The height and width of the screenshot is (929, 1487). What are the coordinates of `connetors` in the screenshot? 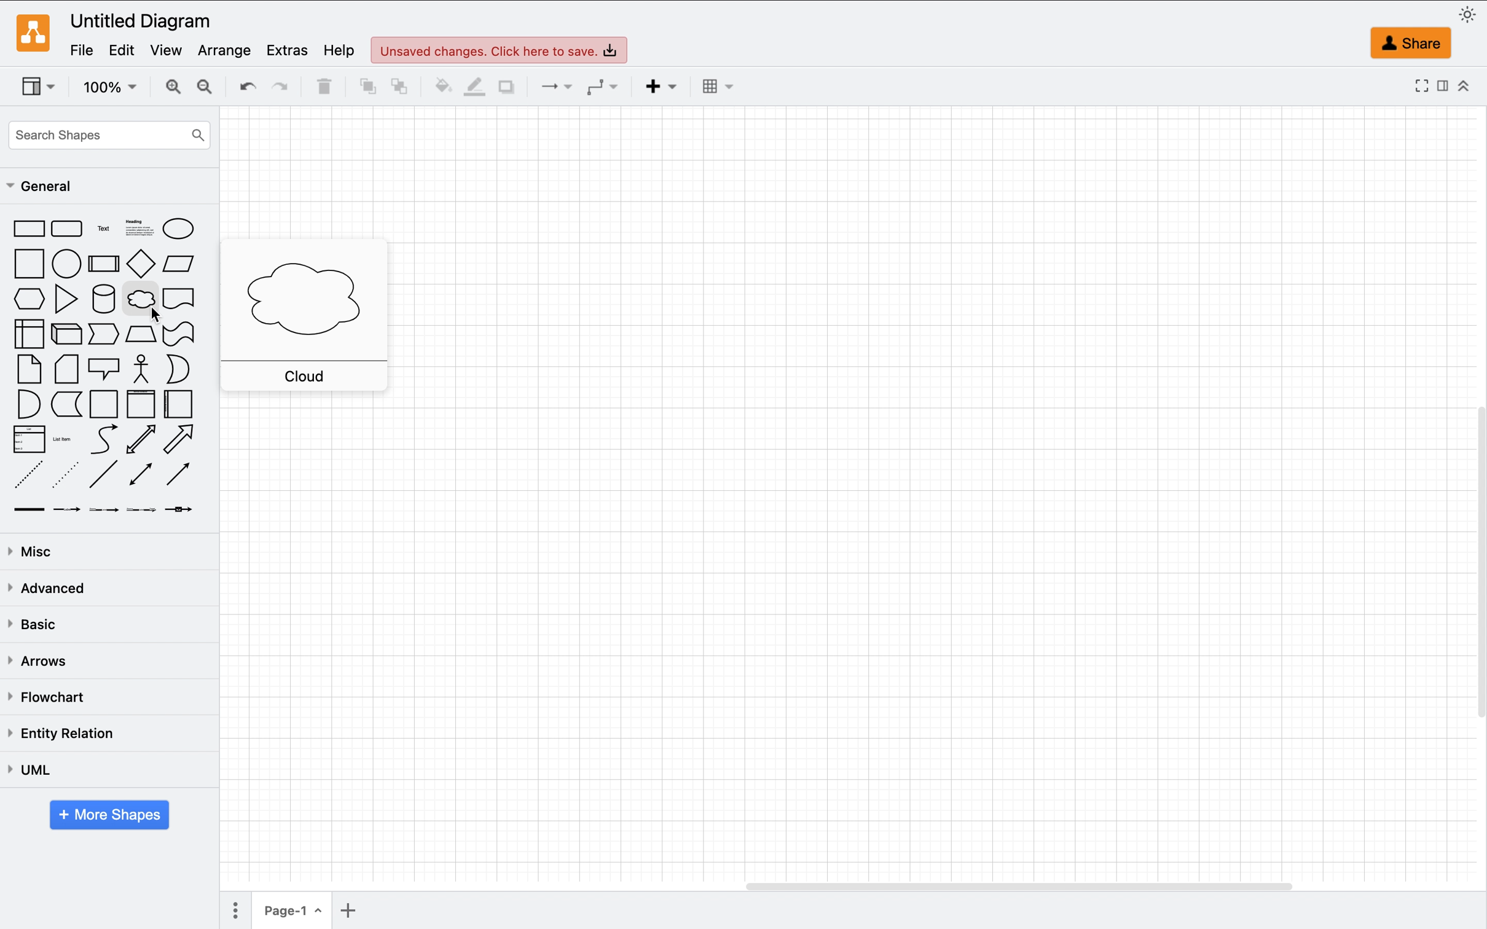 It's located at (551, 88).